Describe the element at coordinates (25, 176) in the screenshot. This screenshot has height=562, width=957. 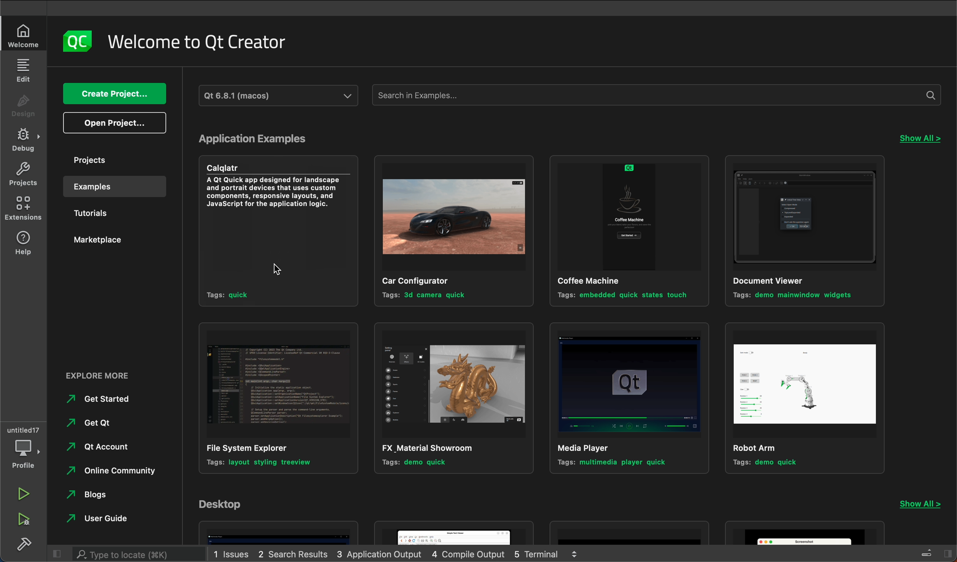
I see `projects` at that location.